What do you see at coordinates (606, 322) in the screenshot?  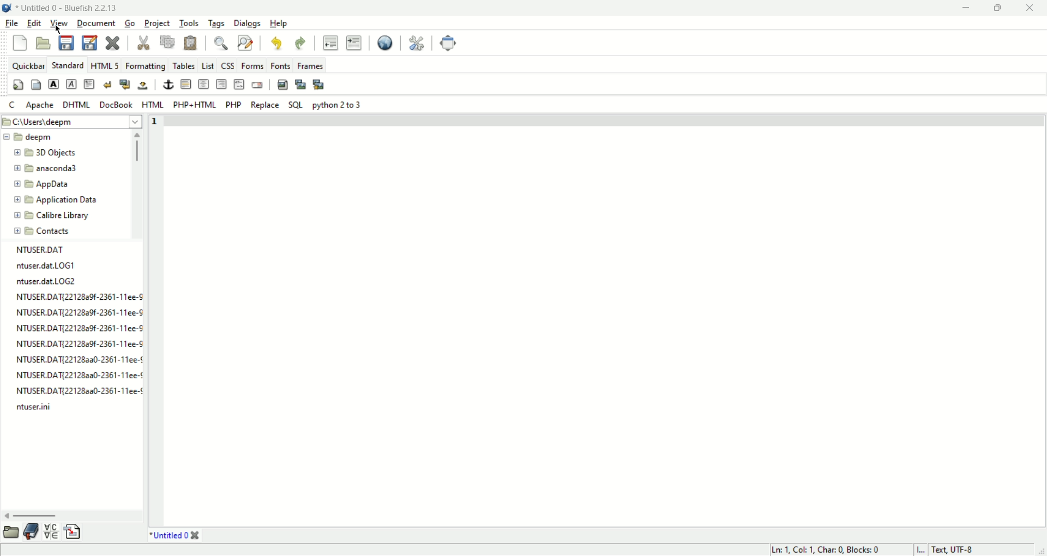 I see `editor` at bounding box center [606, 322].